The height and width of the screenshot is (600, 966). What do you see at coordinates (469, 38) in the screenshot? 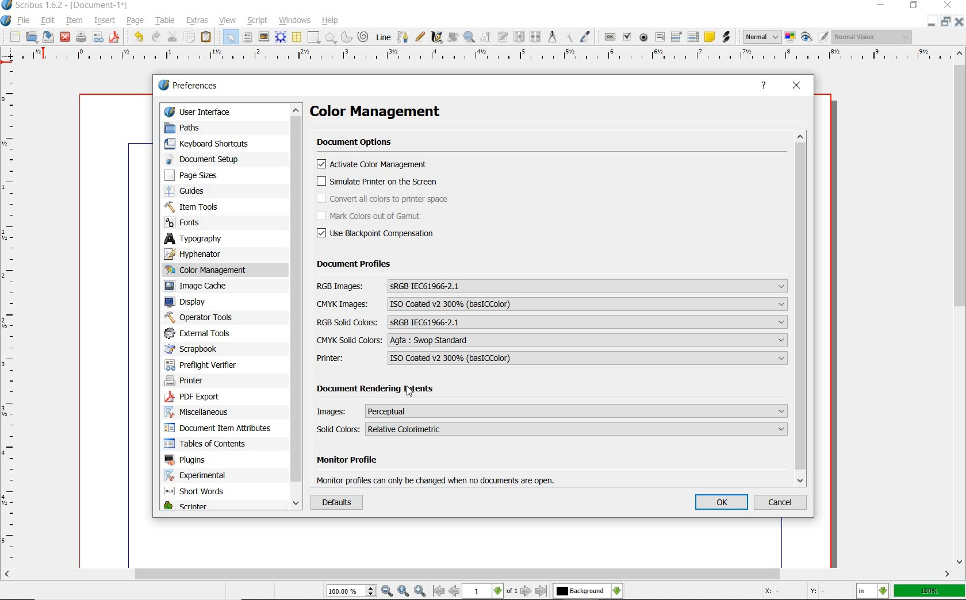
I see `zoom in or zoom out` at bounding box center [469, 38].